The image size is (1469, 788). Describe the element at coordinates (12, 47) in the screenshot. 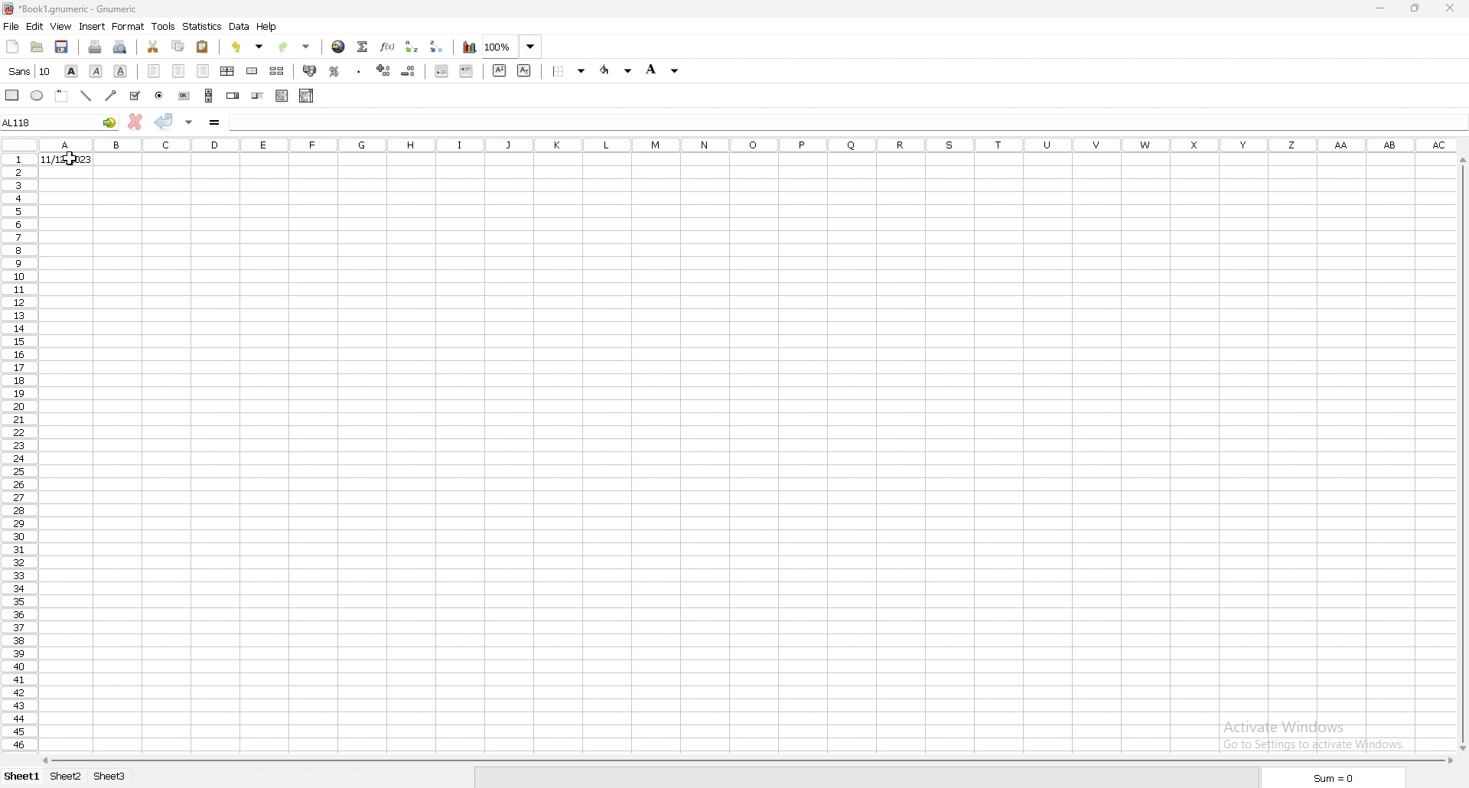

I see `new` at that location.